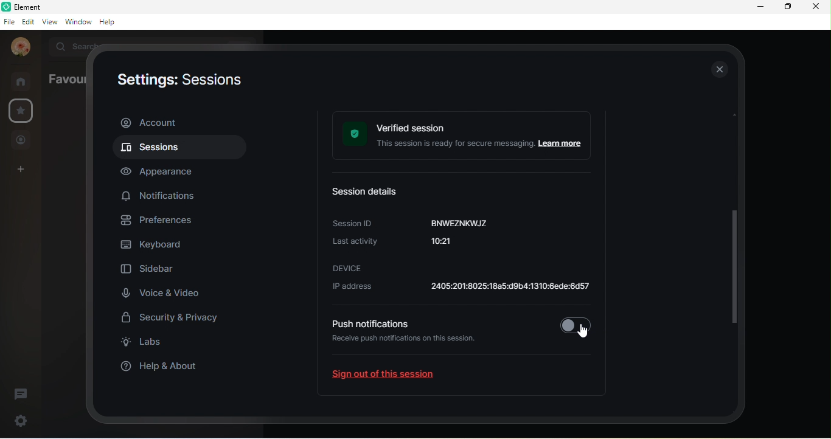 The image size is (831, 439). Describe the element at coordinates (787, 6) in the screenshot. I see `maximize` at that location.